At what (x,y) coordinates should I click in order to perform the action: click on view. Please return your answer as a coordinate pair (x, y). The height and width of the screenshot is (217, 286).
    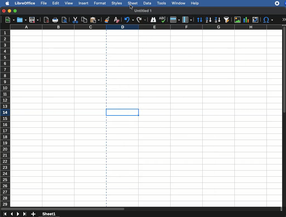
    Looking at the image, I should click on (68, 4).